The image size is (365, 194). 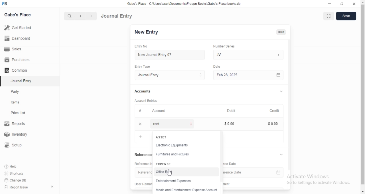 I want to click on + AddRow, so click(x=140, y=137).